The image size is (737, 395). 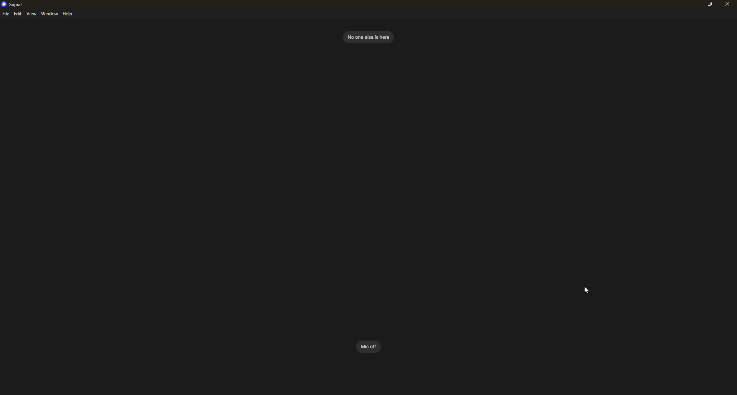 What do you see at coordinates (50, 14) in the screenshot?
I see `window` at bounding box center [50, 14].